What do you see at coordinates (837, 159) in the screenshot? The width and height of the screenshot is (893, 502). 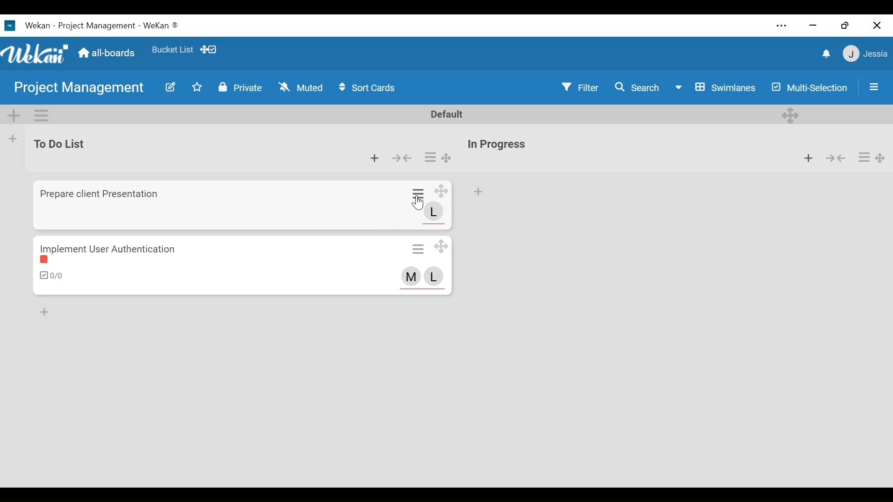 I see `collapse` at bounding box center [837, 159].